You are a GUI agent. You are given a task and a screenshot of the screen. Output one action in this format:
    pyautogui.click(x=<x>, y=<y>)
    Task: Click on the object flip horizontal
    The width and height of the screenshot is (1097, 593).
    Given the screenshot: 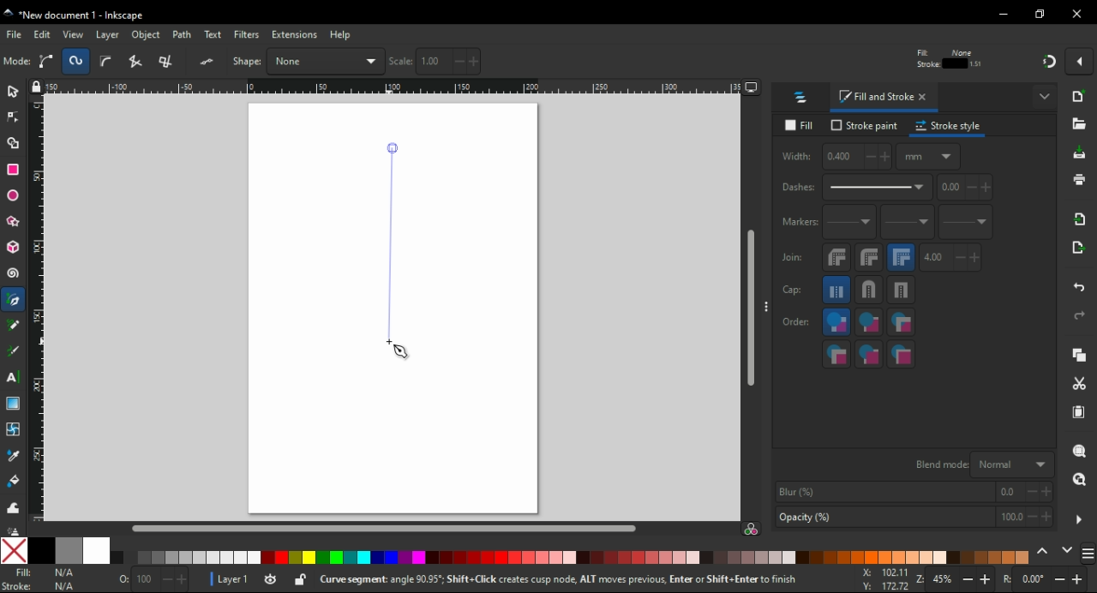 What is the action you would take?
    pyautogui.click(x=210, y=61)
    